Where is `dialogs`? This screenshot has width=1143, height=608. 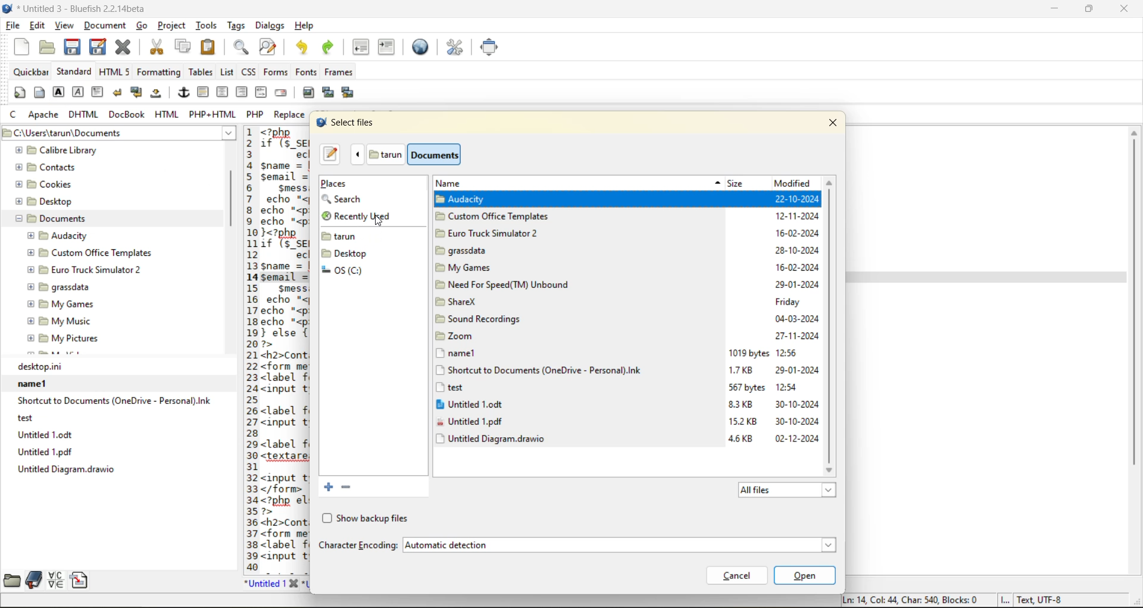
dialogs is located at coordinates (268, 27).